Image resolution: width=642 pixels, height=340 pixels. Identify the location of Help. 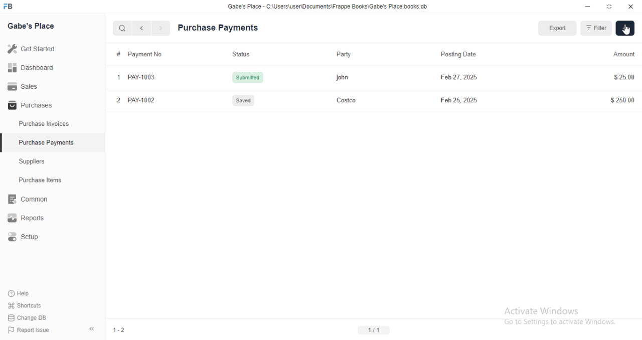
(20, 294).